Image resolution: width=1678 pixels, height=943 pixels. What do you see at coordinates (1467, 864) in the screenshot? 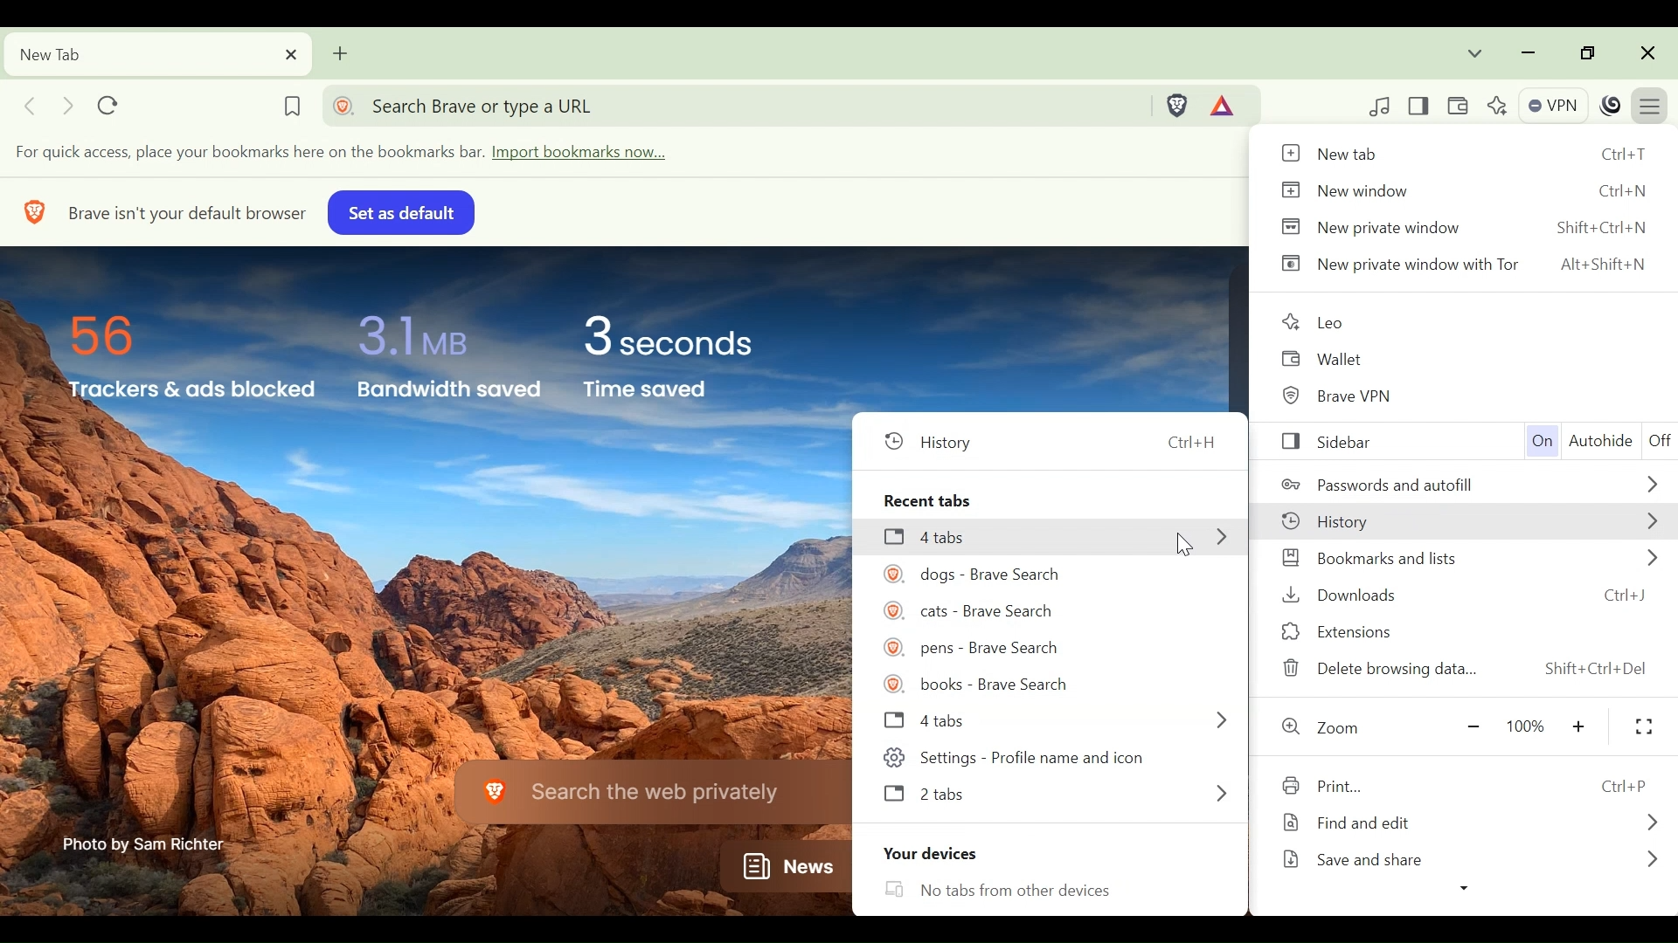
I see `Save and share` at bounding box center [1467, 864].